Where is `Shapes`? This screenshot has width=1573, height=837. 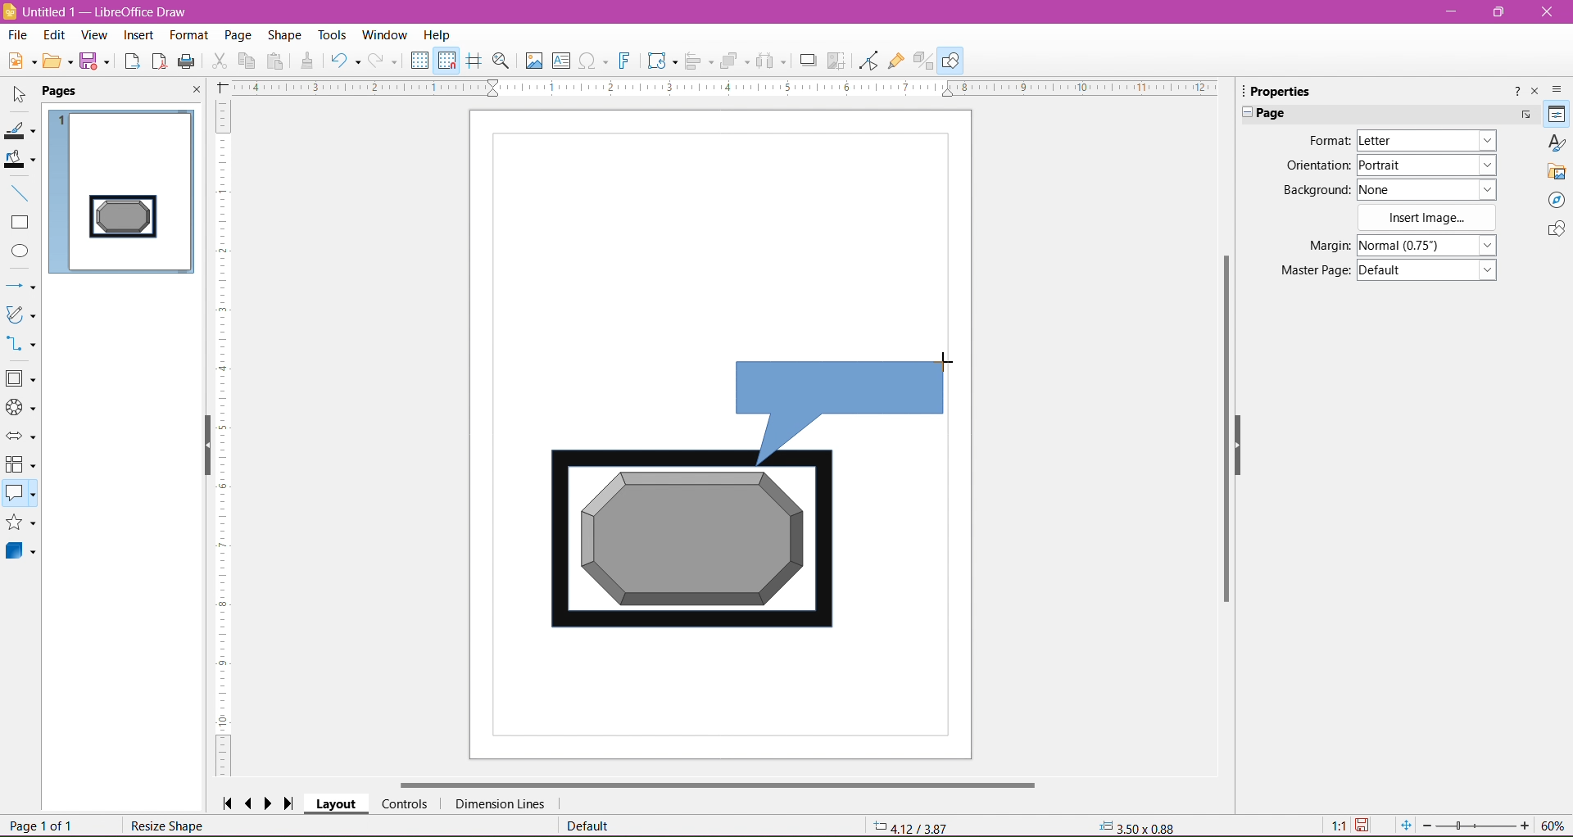
Shapes is located at coordinates (1554, 231).